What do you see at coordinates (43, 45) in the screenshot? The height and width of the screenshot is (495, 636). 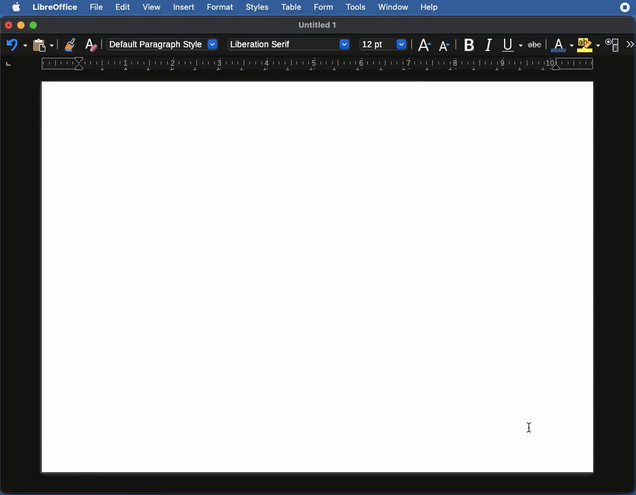 I see `clipboard` at bounding box center [43, 45].